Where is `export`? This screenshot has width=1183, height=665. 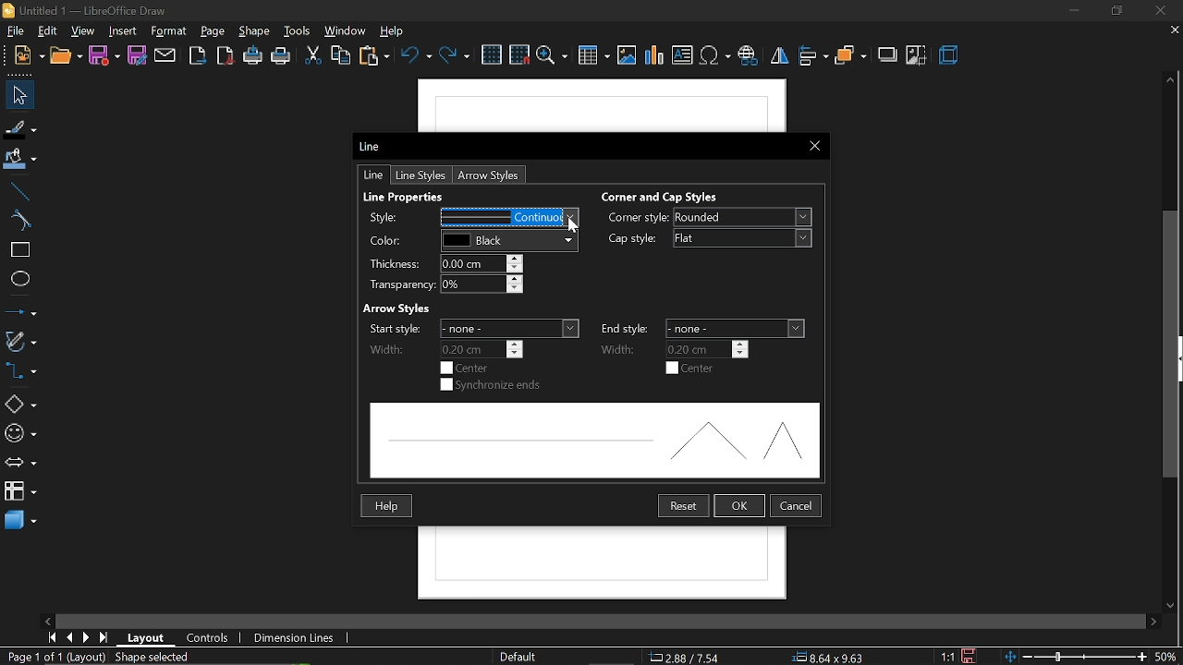
export is located at coordinates (195, 55).